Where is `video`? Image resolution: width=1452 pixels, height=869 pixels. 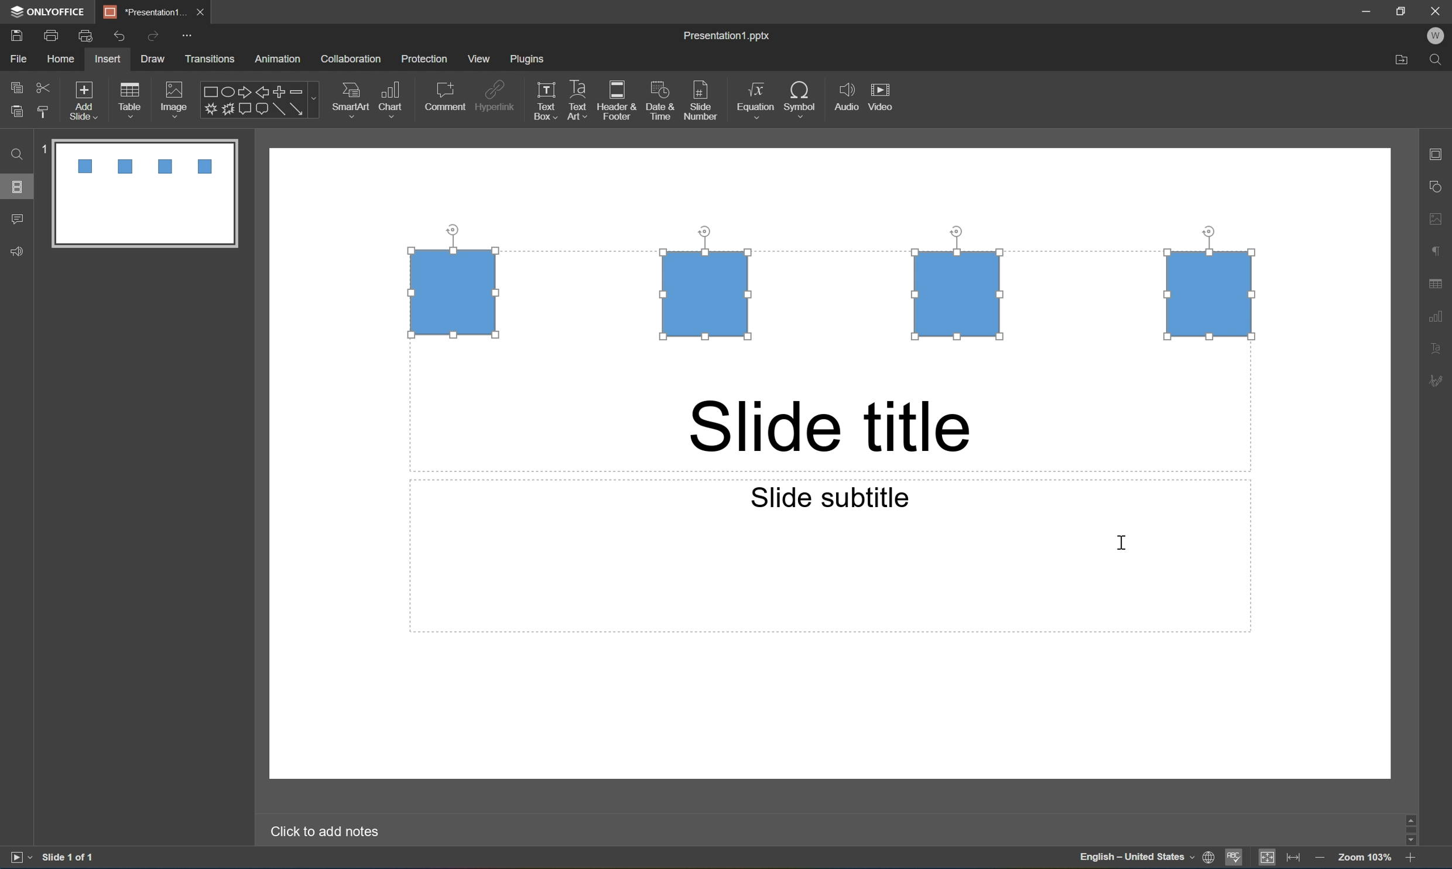
video is located at coordinates (884, 96).